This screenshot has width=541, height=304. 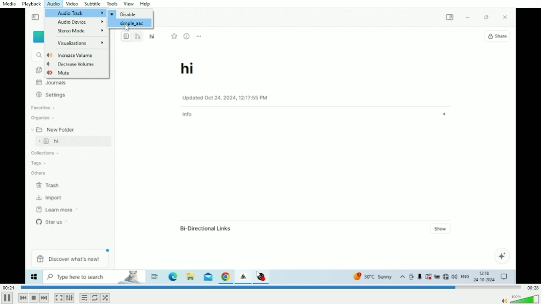 What do you see at coordinates (520, 299) in the screenshot?
I see `Volume` at bounding box center [520, 299].